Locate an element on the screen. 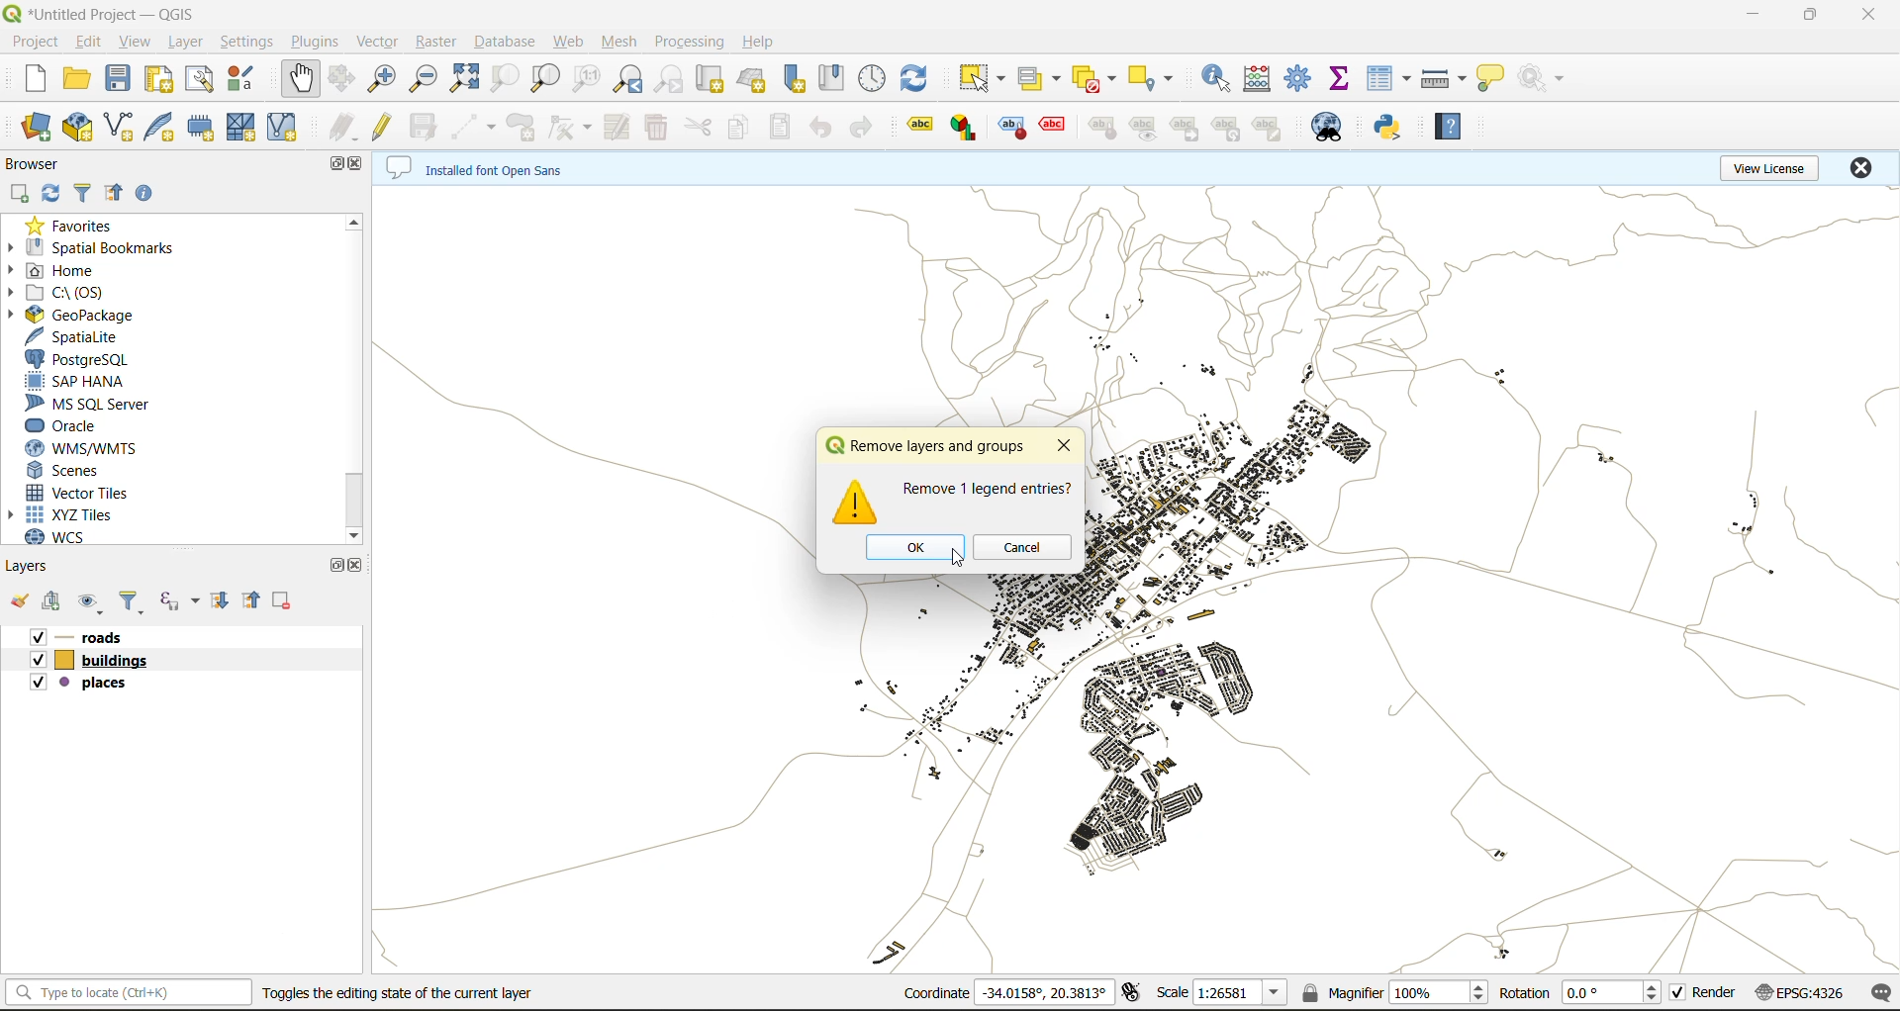 The height and width of the screenshot is (1011, 1900). copy is located at coordinates (740, 131).